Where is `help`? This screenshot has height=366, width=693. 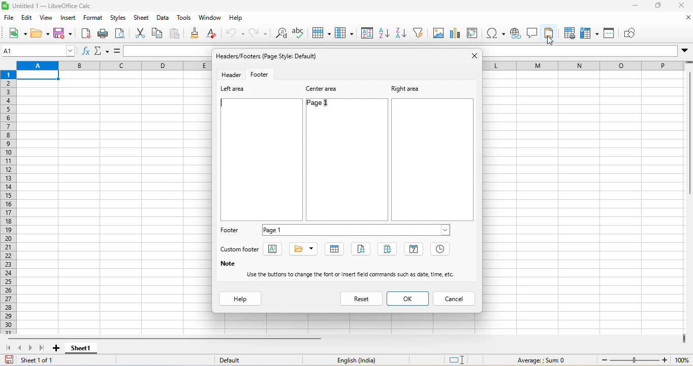
help is located at coordinates (241, 299).